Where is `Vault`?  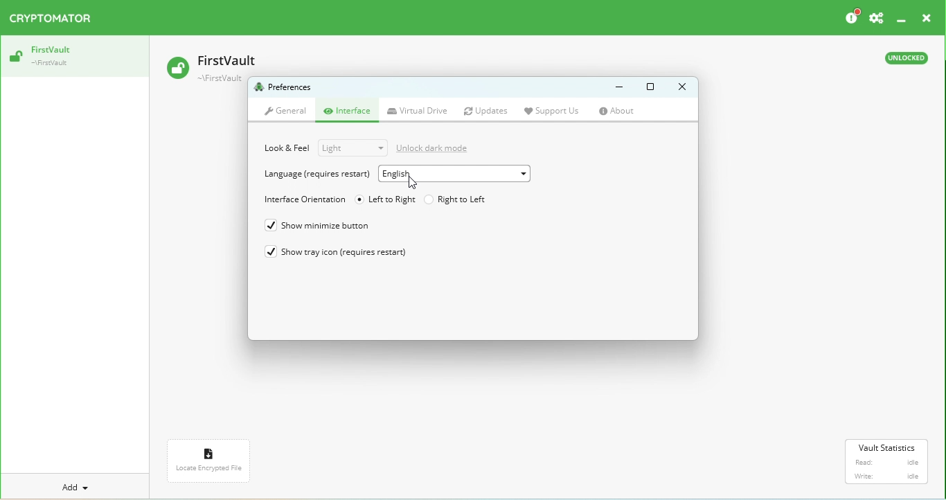 Vault is located at coordinates (73, 57).